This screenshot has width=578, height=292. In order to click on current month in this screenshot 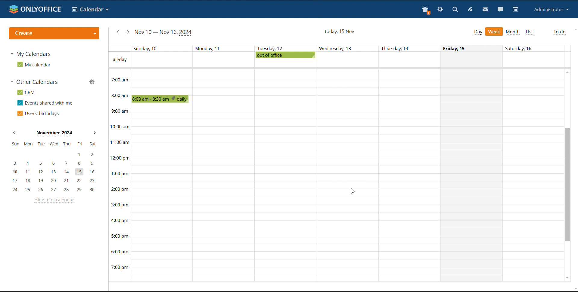, I will do `click(54, 133)`.